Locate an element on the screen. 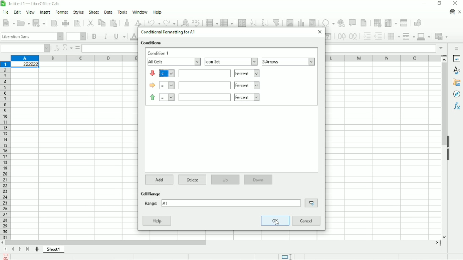 This screenshot has width=463, height=260. Insert special characters is located at coordinates (327, 22).